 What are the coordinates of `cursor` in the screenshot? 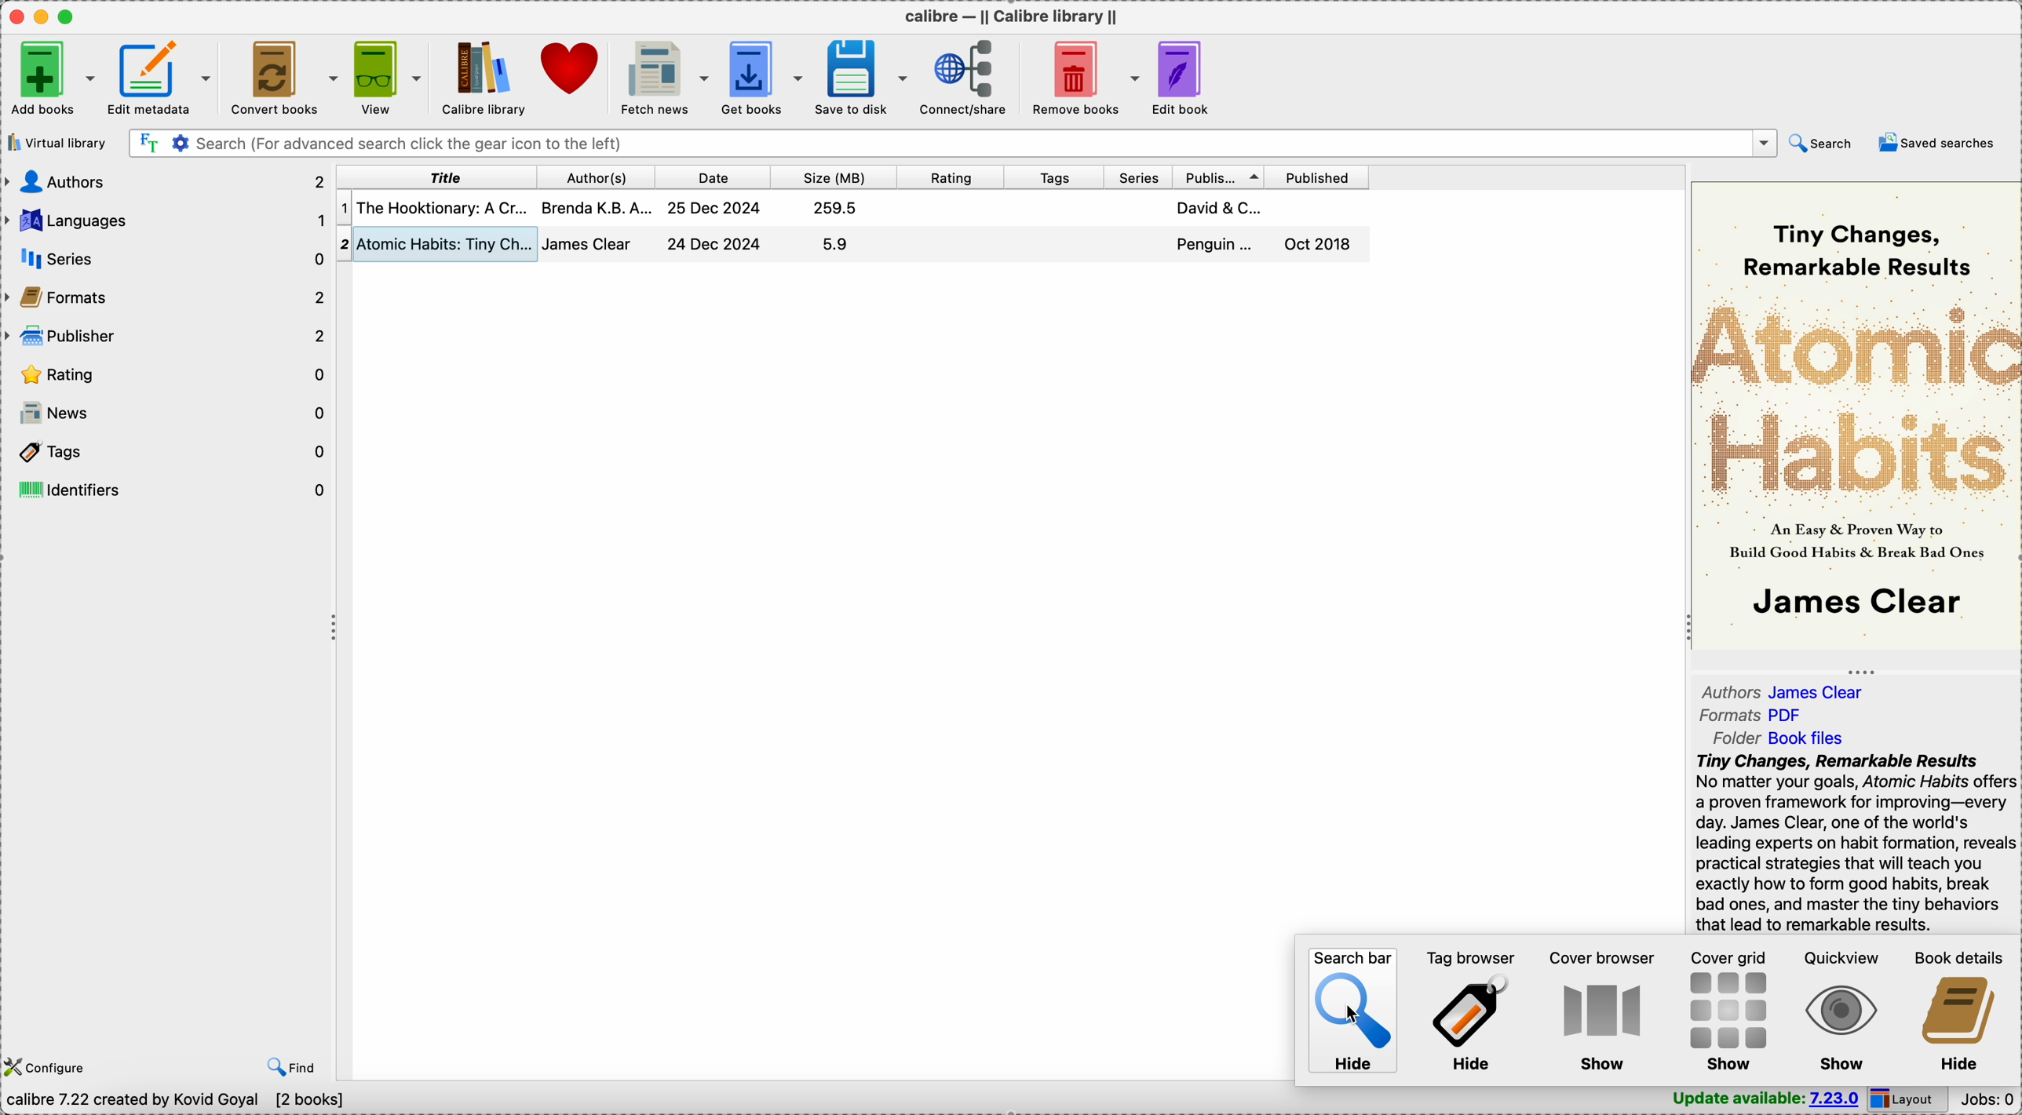 It's located at (1352, 1013).